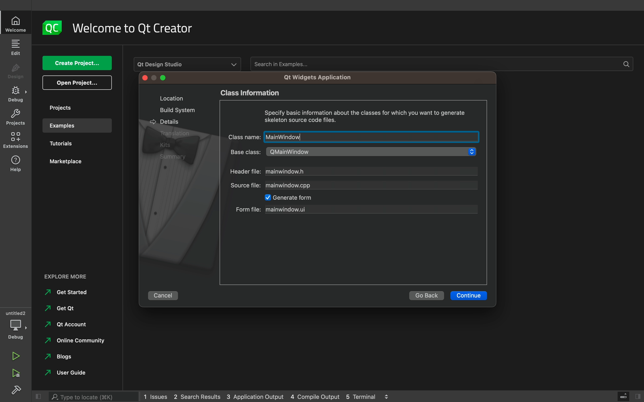 The height and width of the screenshot is (402, 644). What do you see at coordinates (292, 198) in the screenshot?
I see `generate form` at bounding box center [292, 198].